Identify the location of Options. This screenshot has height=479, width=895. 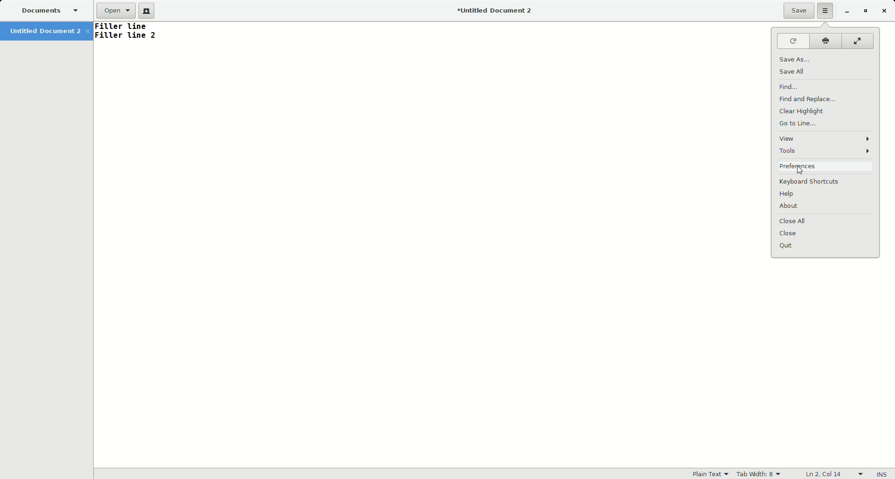
(826, 11).